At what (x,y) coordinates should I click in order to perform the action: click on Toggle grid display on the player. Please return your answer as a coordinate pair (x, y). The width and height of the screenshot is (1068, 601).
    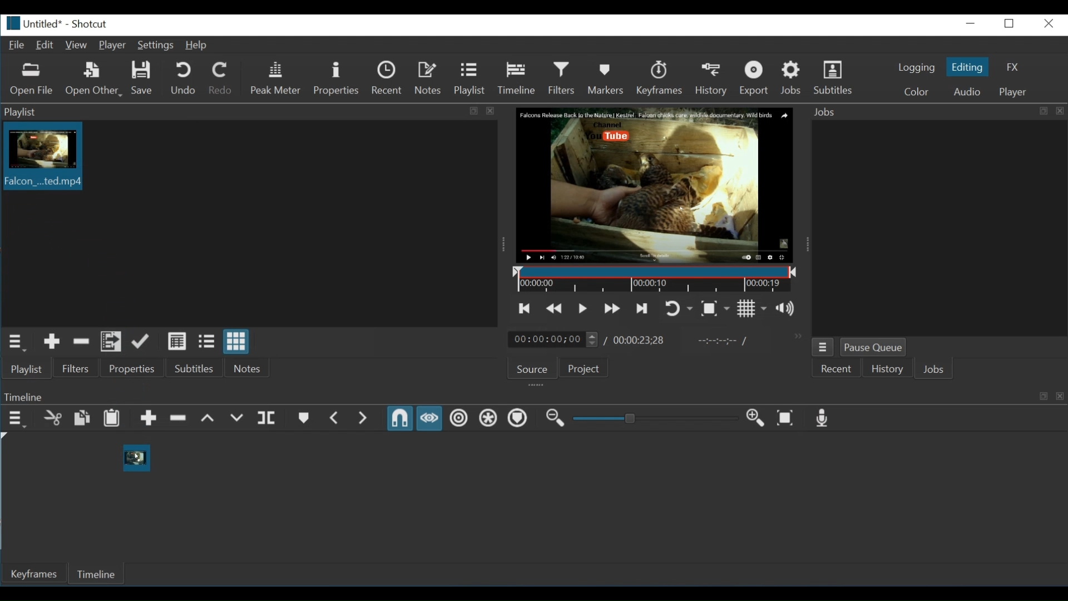
    Looking at the image, I should click on (751, 309).